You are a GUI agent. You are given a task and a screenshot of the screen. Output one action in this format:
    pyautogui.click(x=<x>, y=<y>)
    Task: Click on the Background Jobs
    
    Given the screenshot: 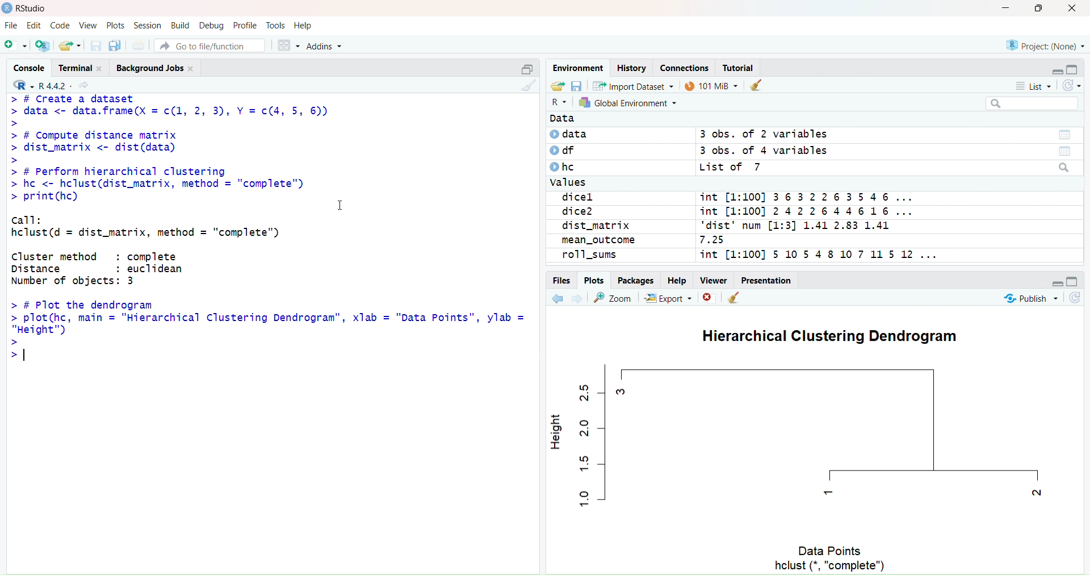 What is the action you would take?
    pyautogui.click(x=153, y=66)
    